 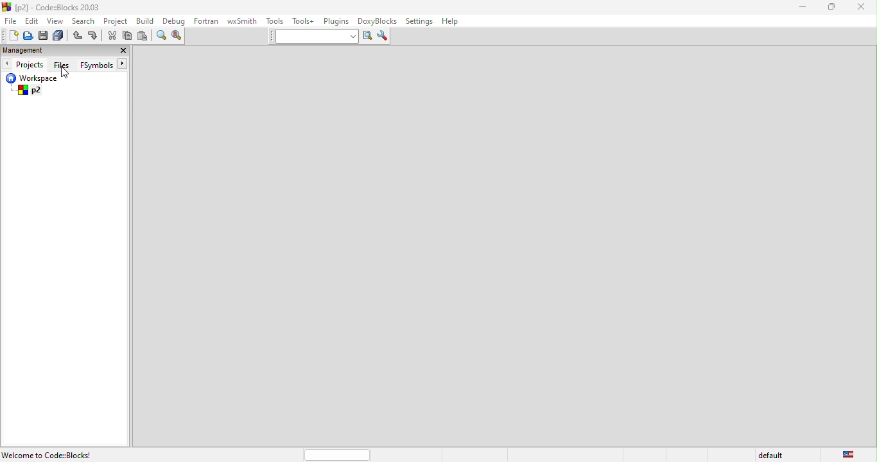 What do you see at coordinates (111, 36) in the screenshot?
I see `cut` at bounding box center [111, 36].